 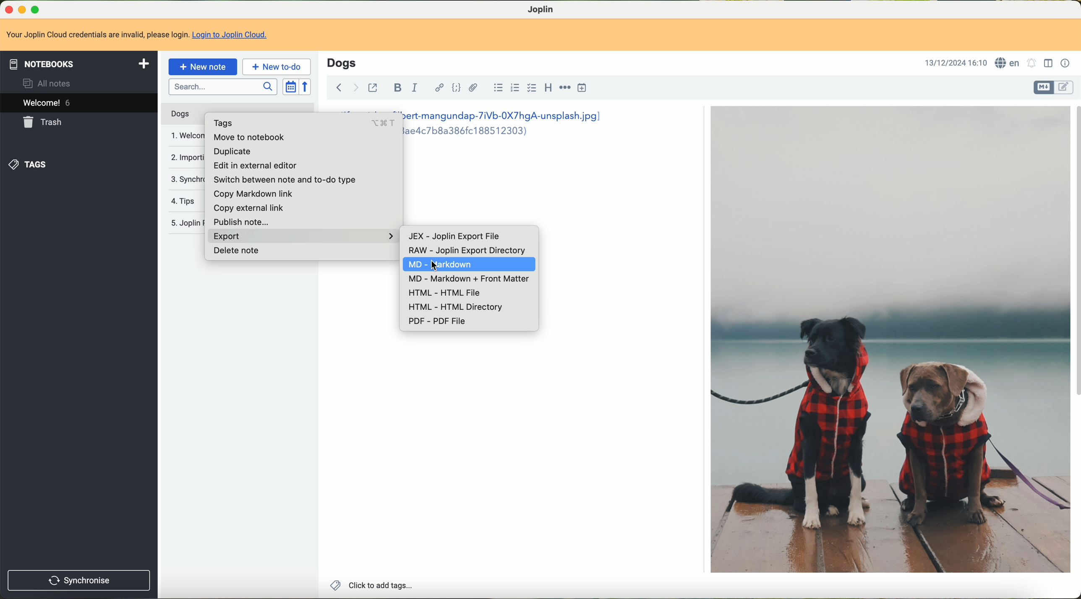 I want to click on ert-mangundap-7iVb-0X7hgA-unsplash.jpg]
1e4c7b8a386fc188512303), so click(x=512, y=124).